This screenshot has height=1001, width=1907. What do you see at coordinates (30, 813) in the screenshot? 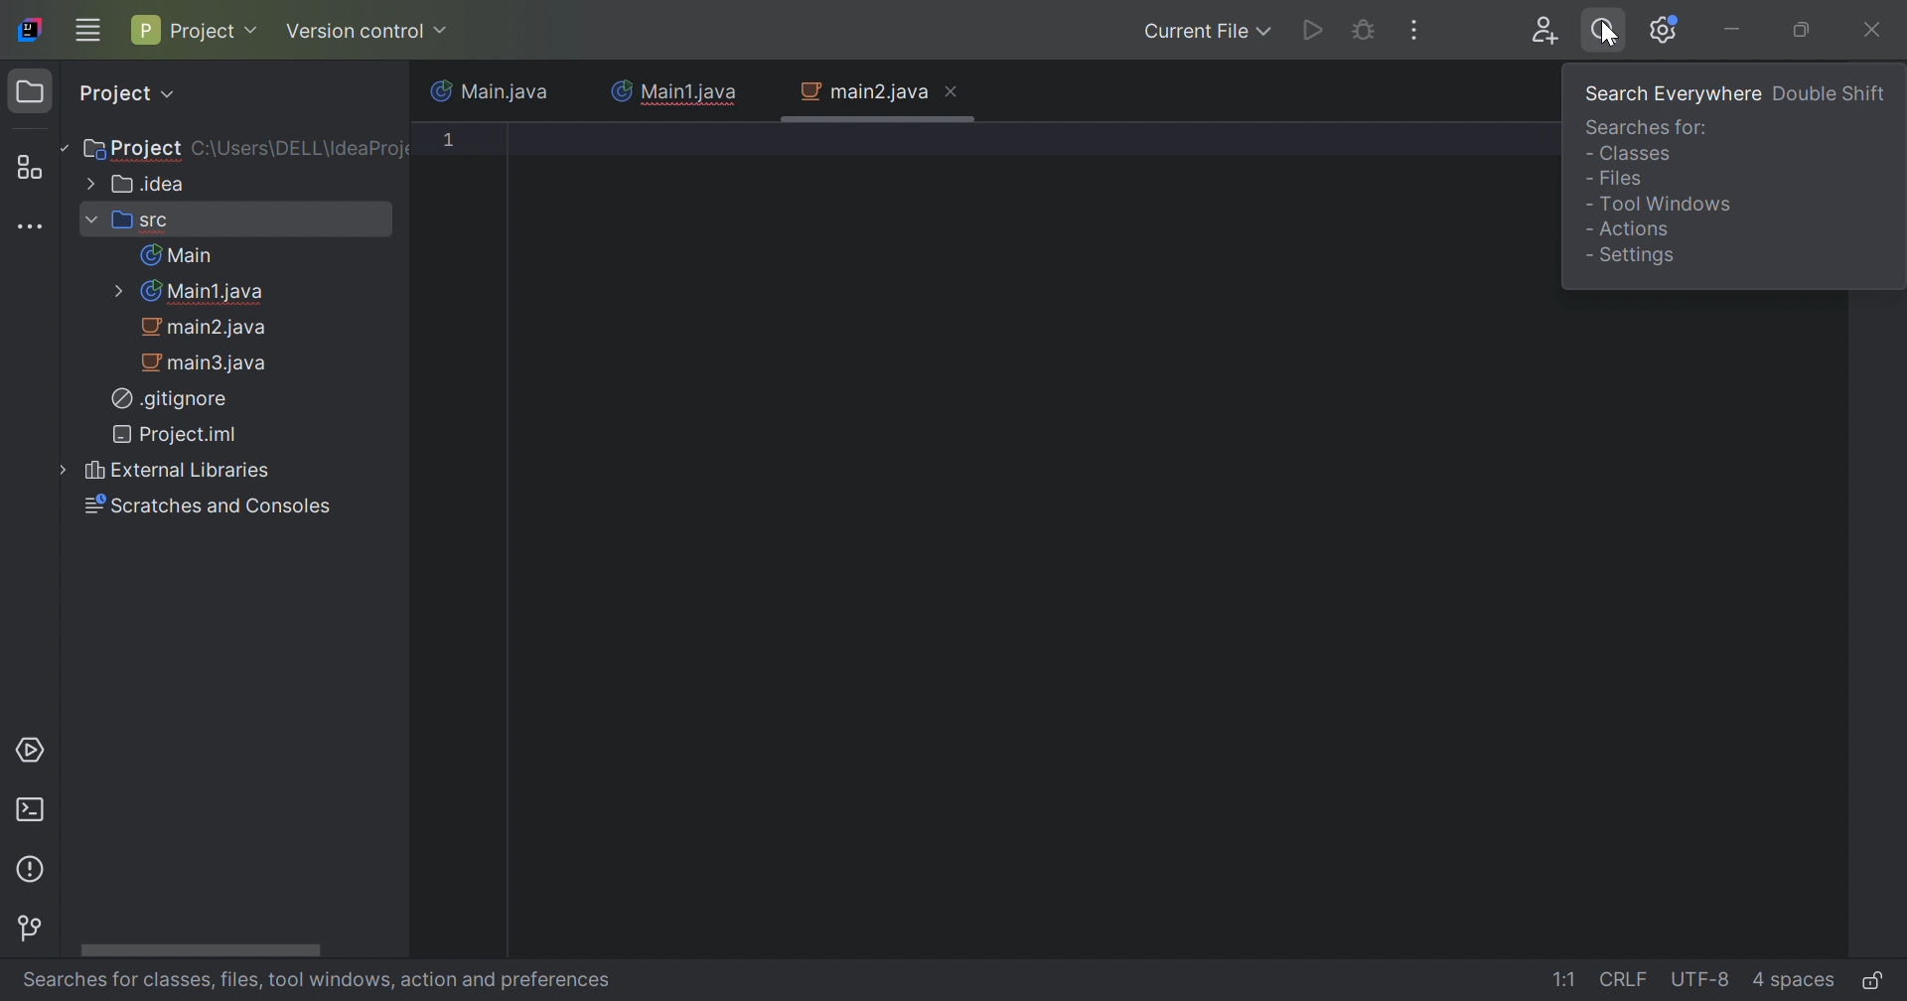
I see `Terminal` at bounding box center [30, 813].